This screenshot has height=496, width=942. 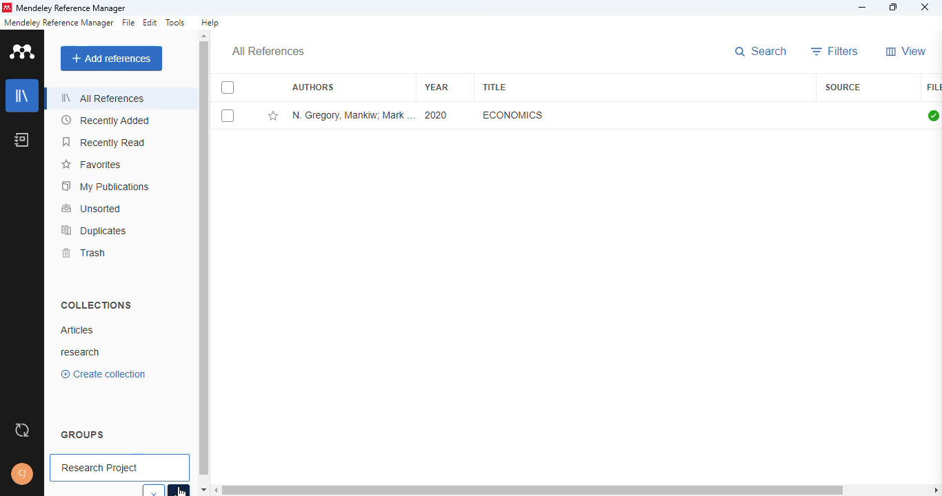 I want to click on cancel, so click(x=154, y=490).